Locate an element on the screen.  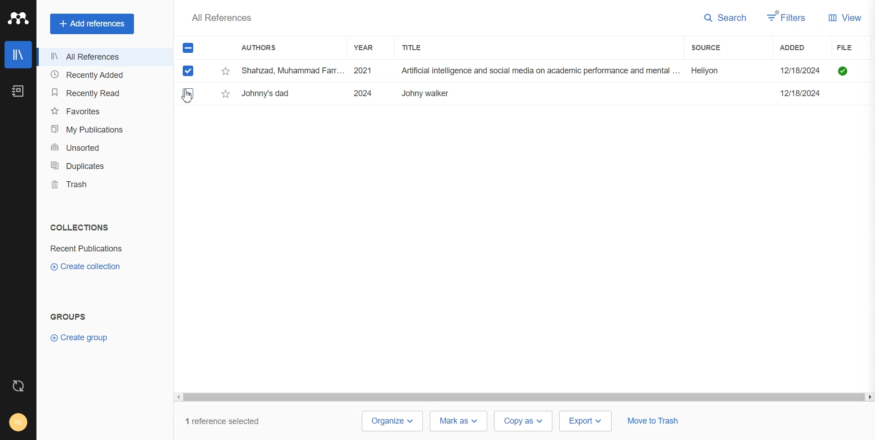
Filters is located at coordinates (787, 17).